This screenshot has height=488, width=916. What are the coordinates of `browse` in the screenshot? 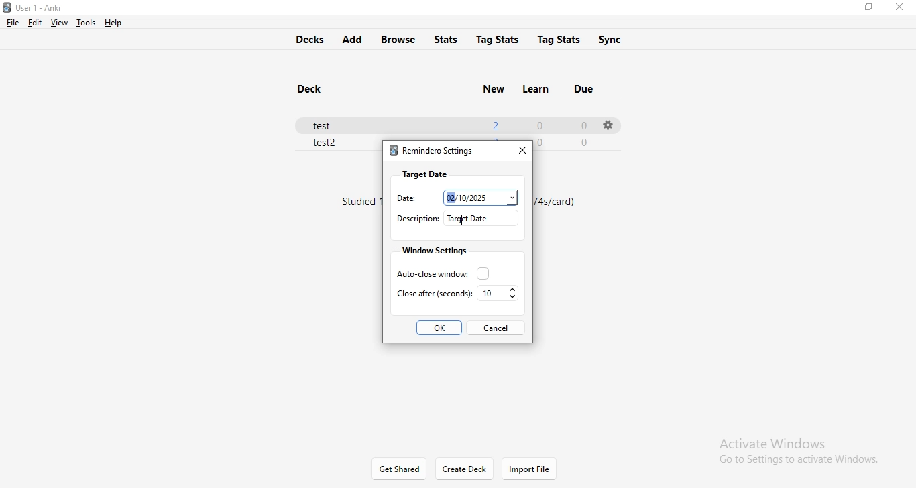 It's located at (400, 39).